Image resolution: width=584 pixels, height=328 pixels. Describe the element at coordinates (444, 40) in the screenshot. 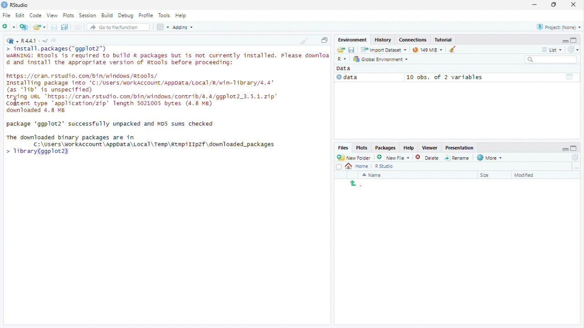

I see `Tutorial` at that location.